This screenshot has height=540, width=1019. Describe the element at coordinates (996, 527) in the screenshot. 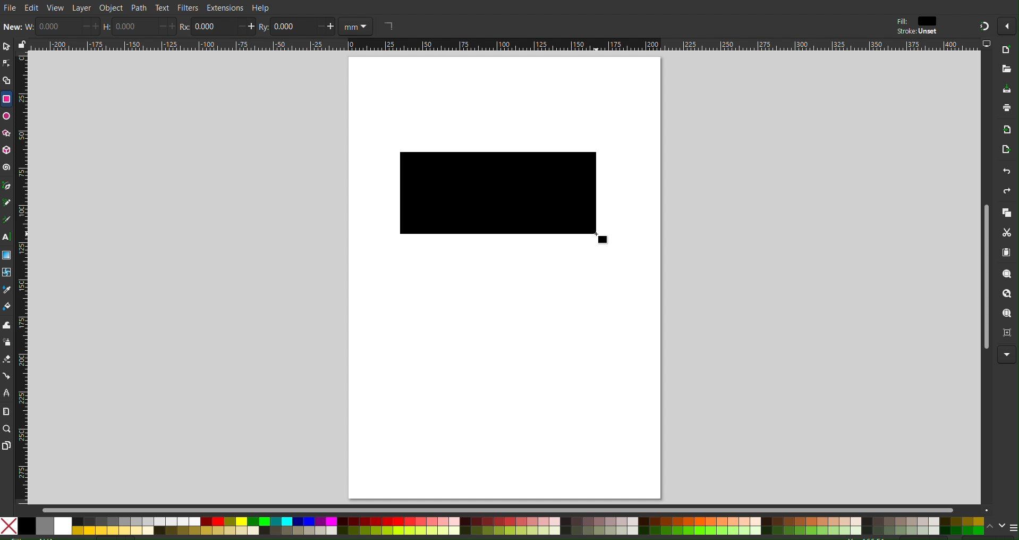

I see `navigate the colors` at that location.